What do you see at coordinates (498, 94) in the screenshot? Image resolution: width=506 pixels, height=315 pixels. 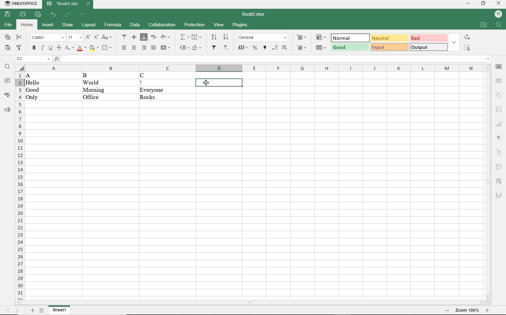 I see `SHAPE` at bounding box center [498, 94].